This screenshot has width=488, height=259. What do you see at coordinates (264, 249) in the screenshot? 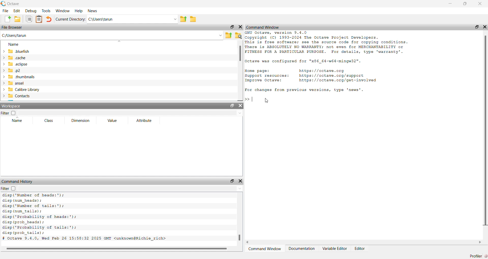
I see `Command Window` at bounding box center [264, 249].